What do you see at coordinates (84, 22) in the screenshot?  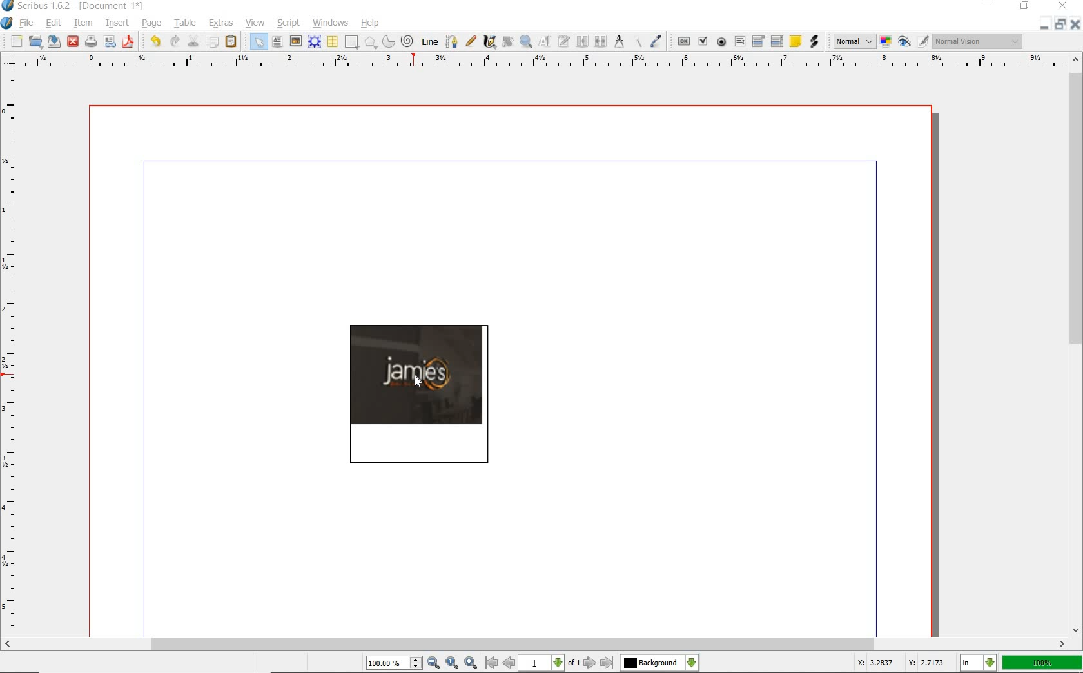 I see `item` at bounding box center [84, 22].